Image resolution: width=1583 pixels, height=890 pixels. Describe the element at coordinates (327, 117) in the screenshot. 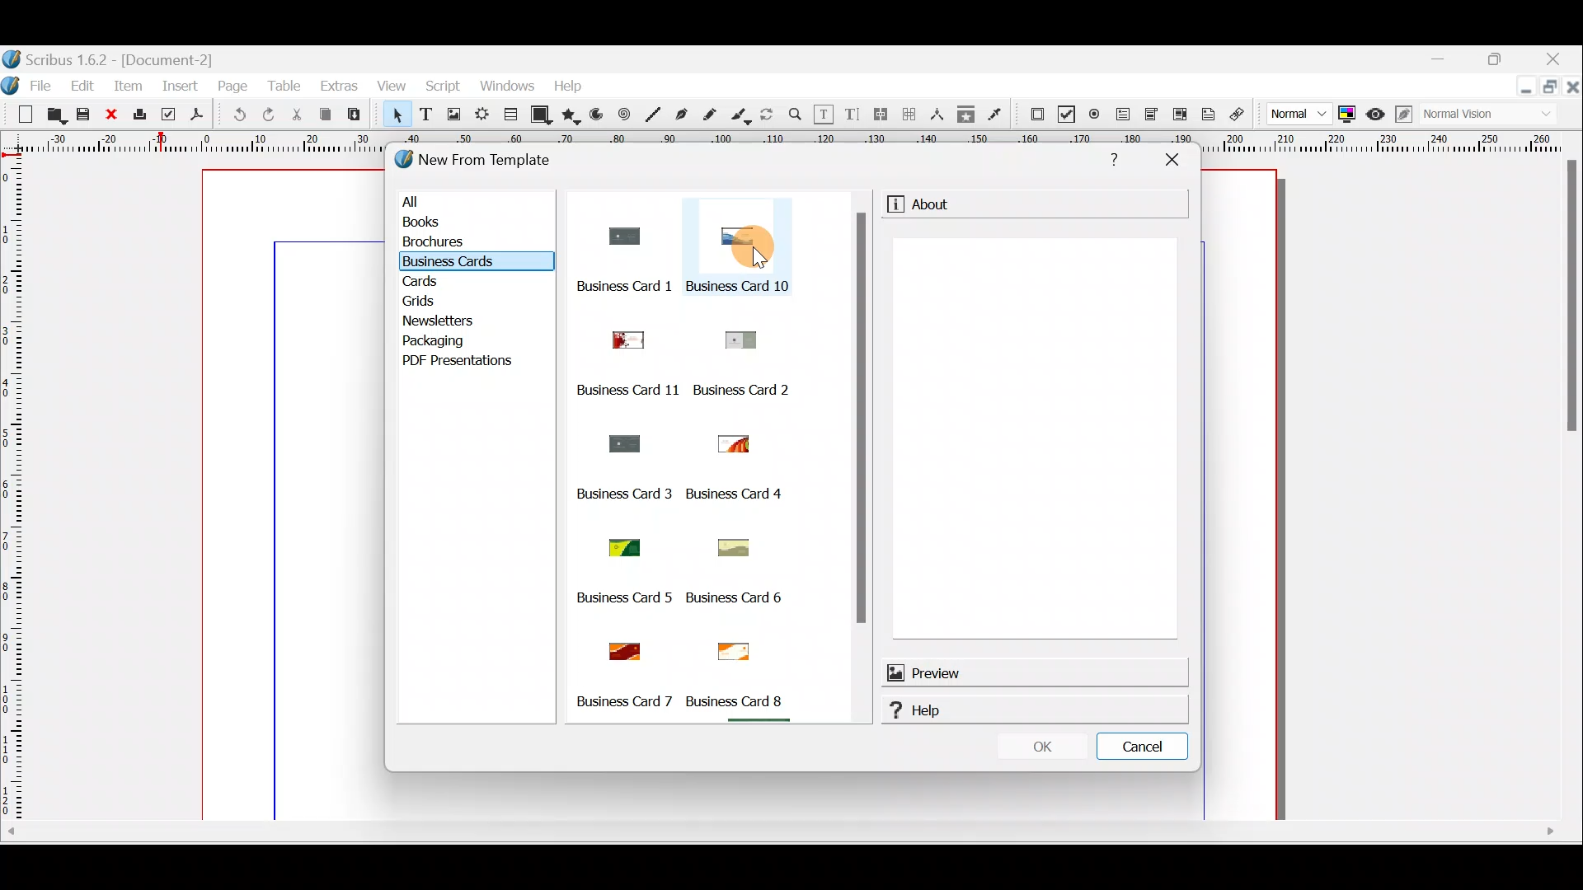

I see `Copy` at that location.